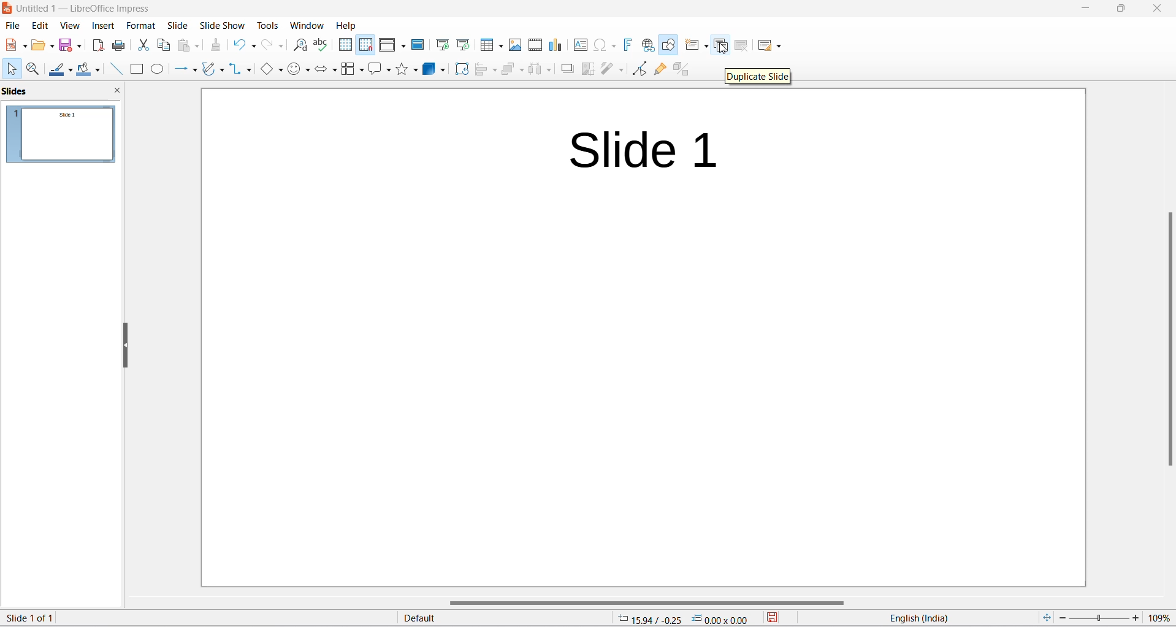 This screenshot has width=1176, height=627. I want to click on view, so click(69, 24).